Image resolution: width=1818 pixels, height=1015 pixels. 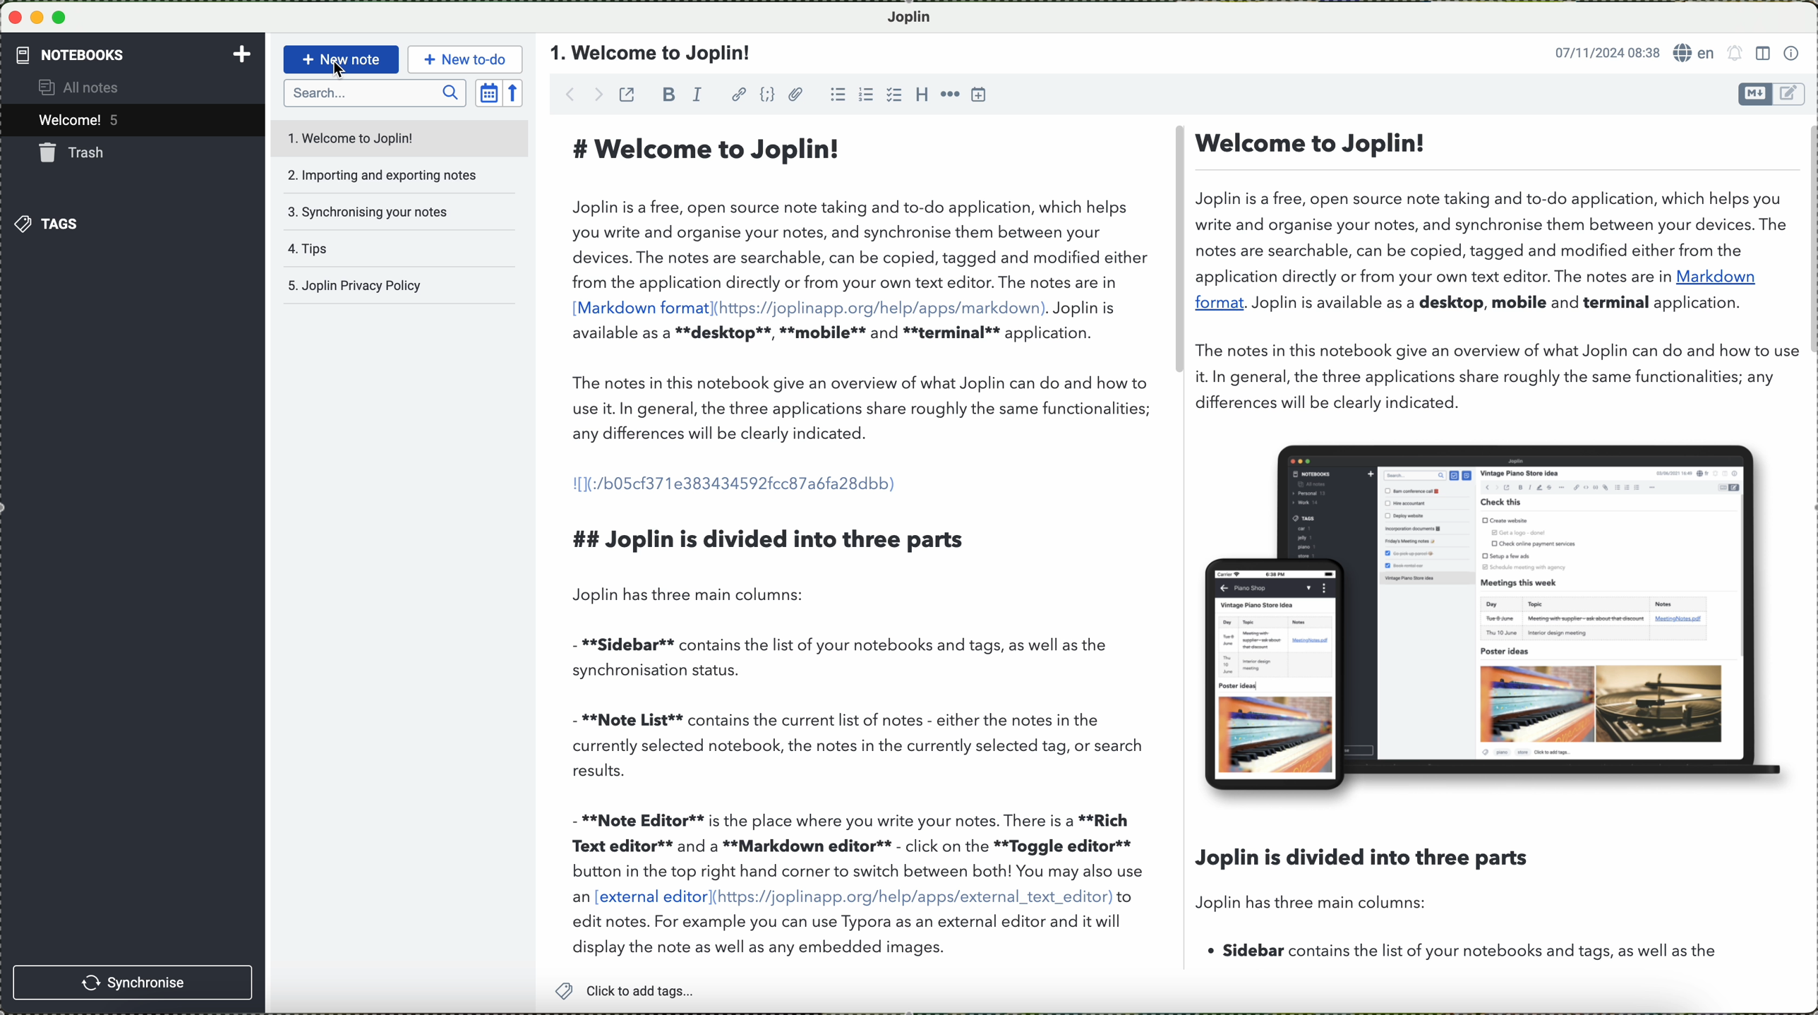 I want to click on numbered list, so click(x=865, y=94).